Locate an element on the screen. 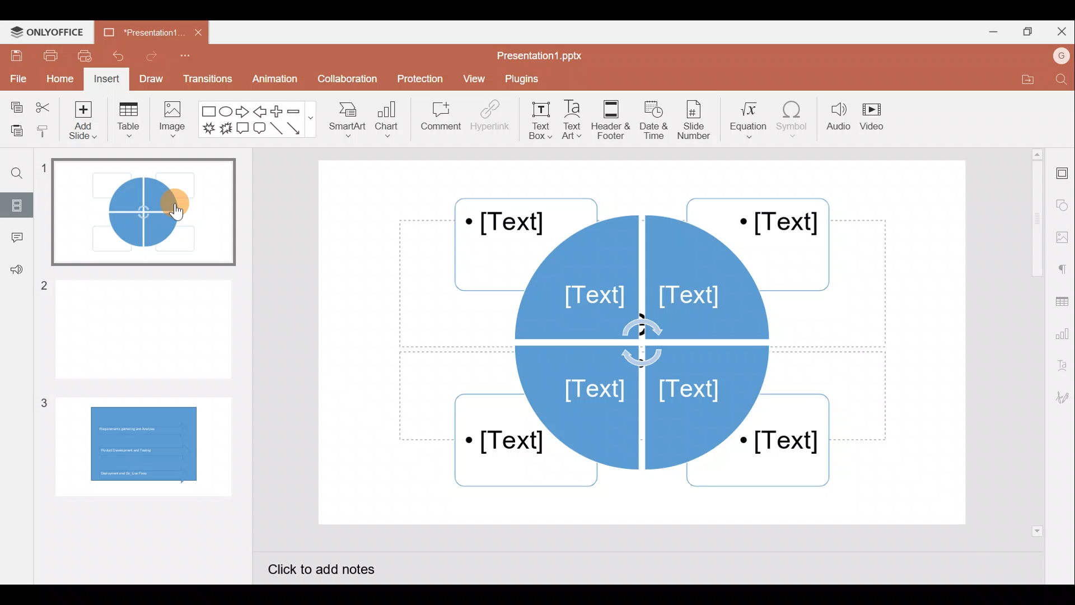  Presentation1. is located at coordinates (138, 33).